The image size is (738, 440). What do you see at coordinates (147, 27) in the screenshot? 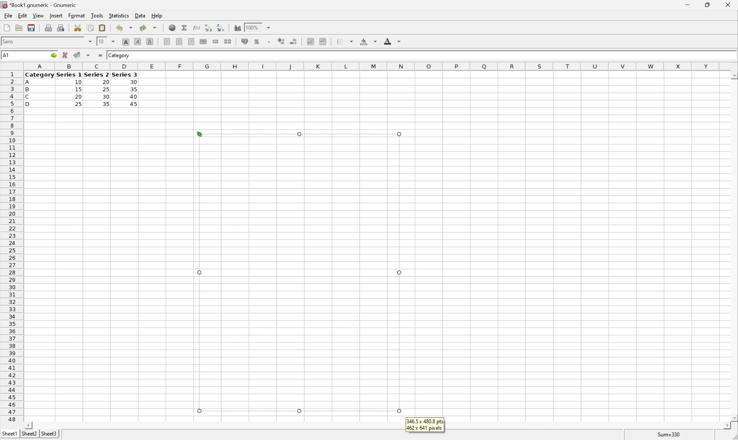
I see `Redo` at bounding box center [147, 27].